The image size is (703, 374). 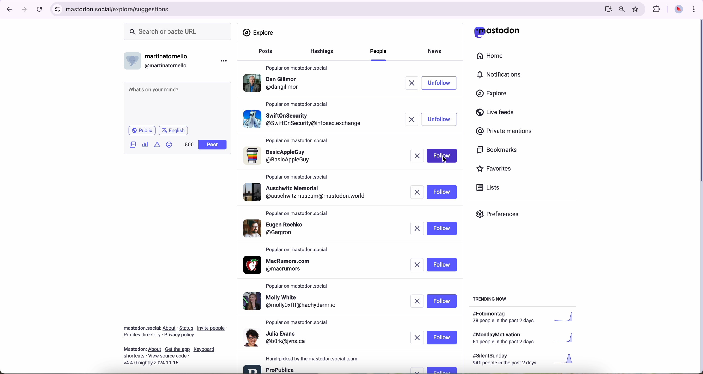 I want to click on remove, so click(x=413, y=119).